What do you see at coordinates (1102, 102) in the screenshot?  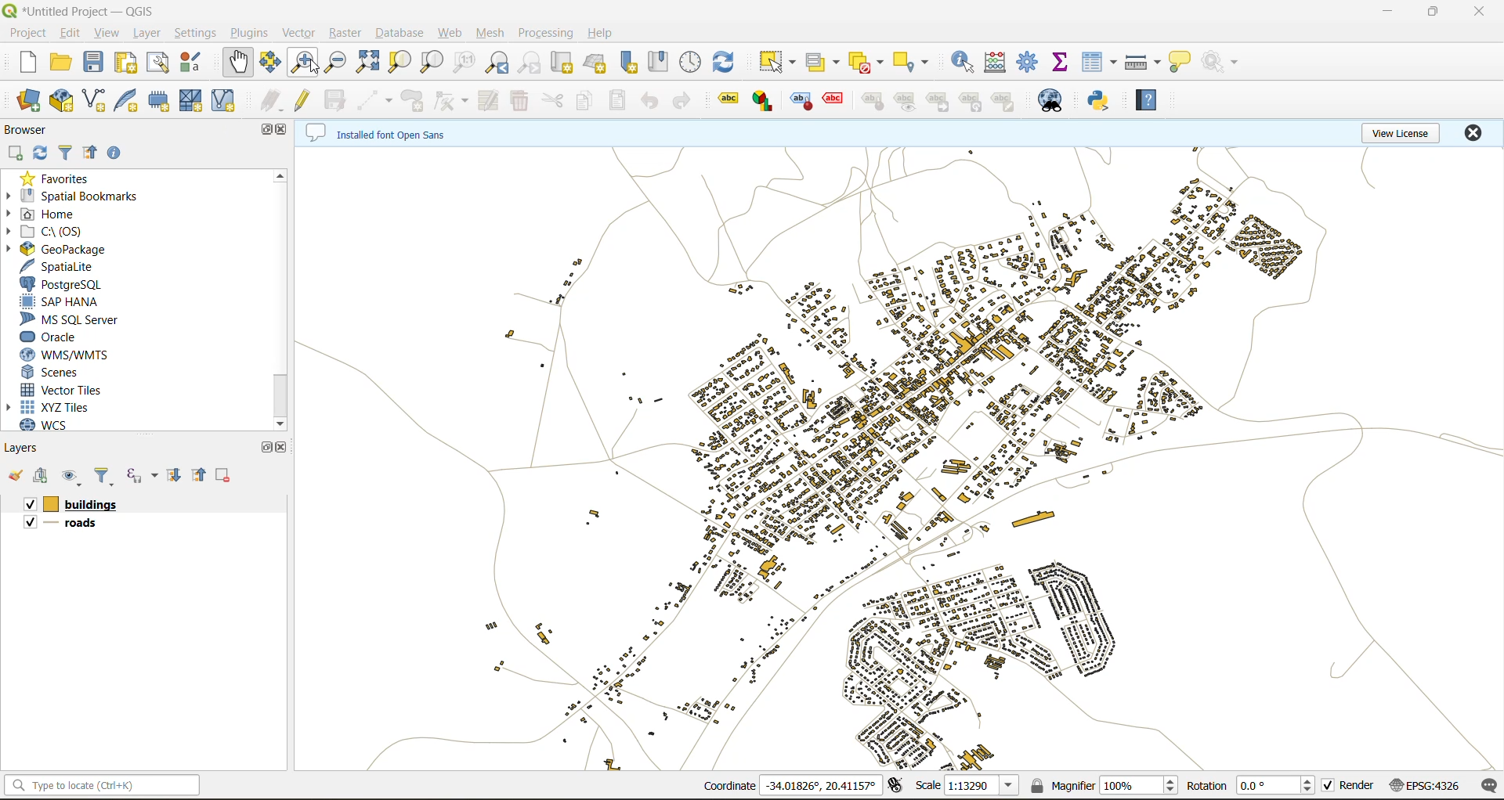 I see `python` at bounding box center [1102, 102].